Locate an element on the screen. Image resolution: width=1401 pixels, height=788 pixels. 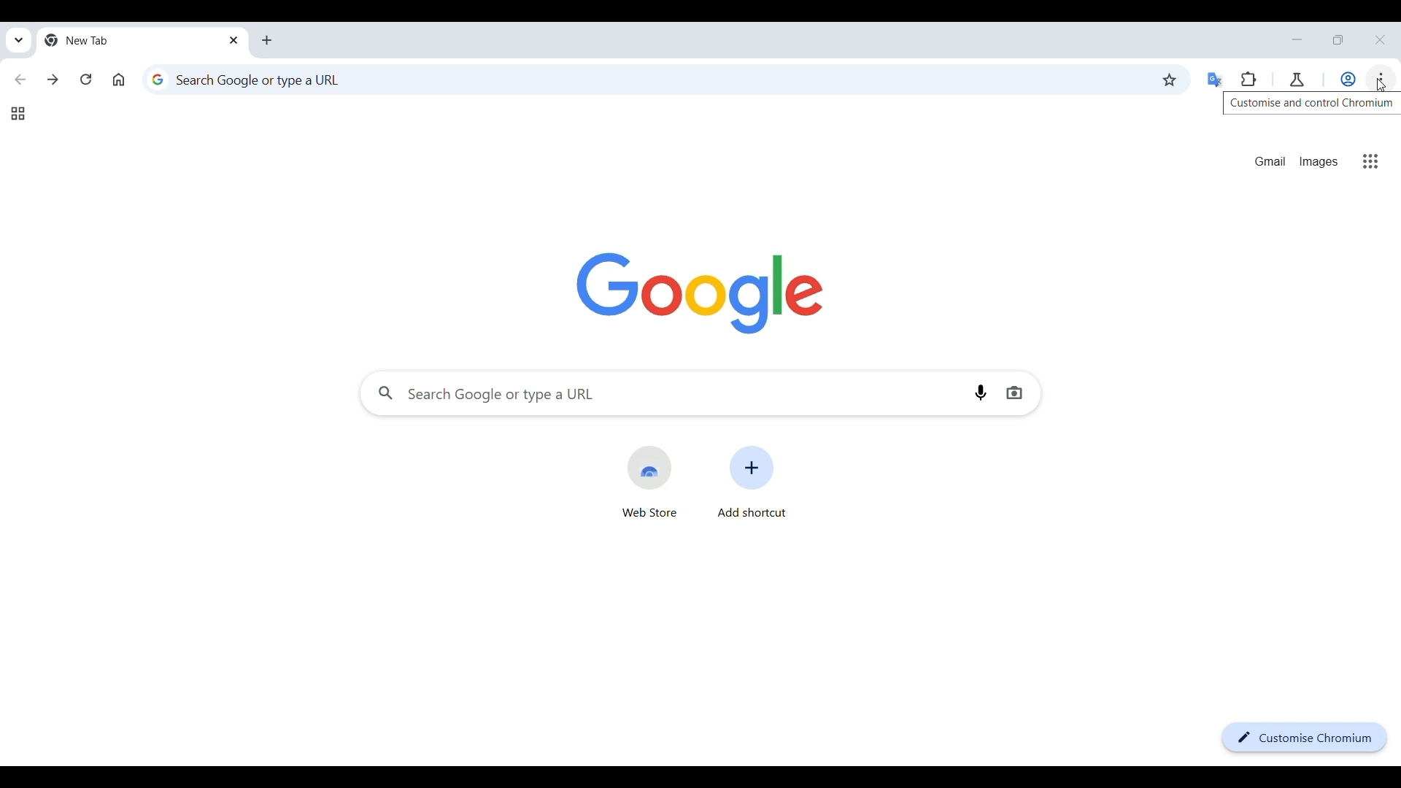
Customize Chromium  is located at coordinates (1306, 738).